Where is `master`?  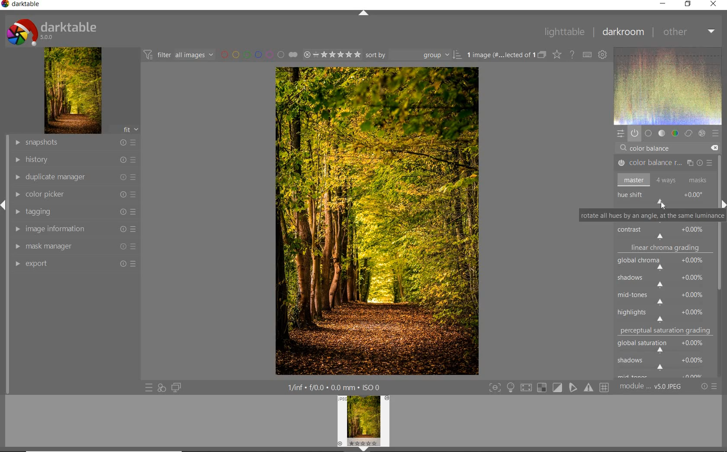 master is located at coordinates (663, 180).